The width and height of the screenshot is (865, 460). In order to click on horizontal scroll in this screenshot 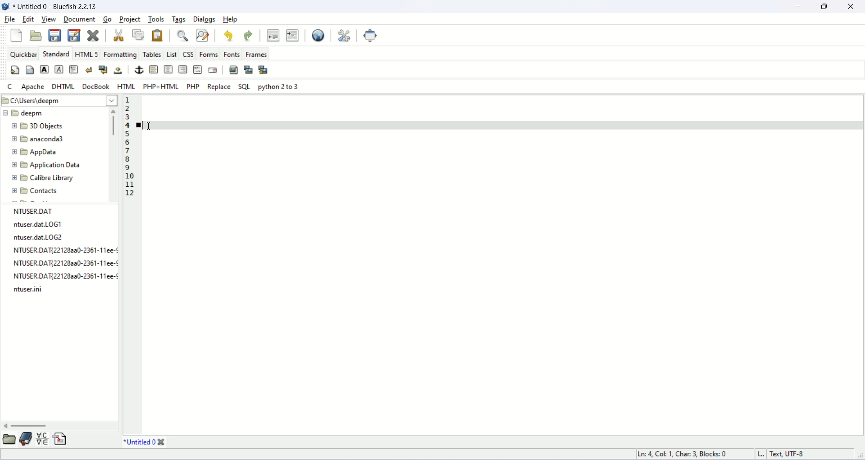, I will do `click(114, 153)`.